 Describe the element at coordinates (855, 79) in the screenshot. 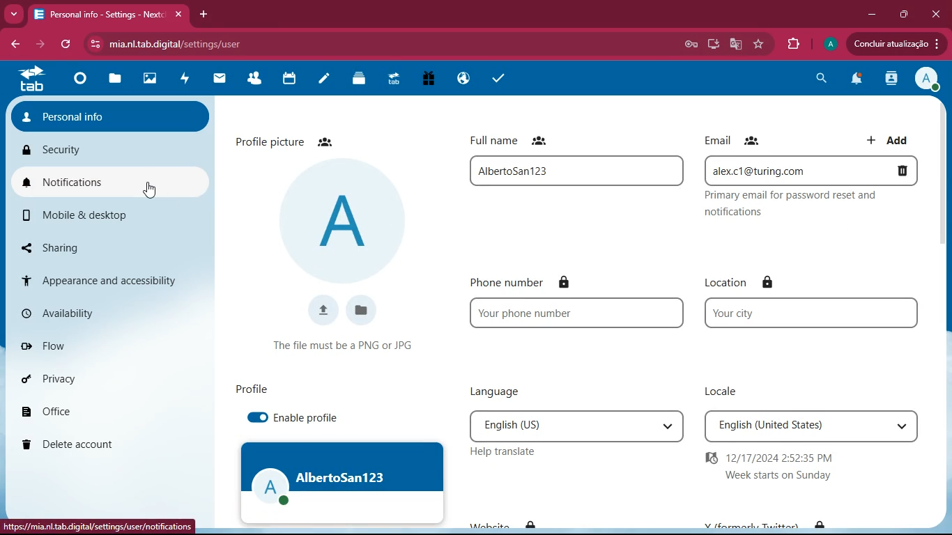

I see `notifications` at that location.